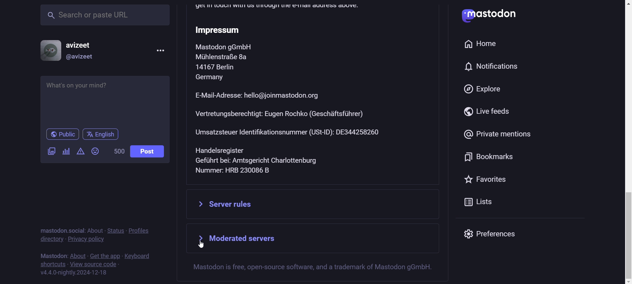 The height and width of the screenshot is (284, 632). What do you see at coordinates (202, 244) in the screenshot?
I see `cursor` at bounding box center [202, 244].